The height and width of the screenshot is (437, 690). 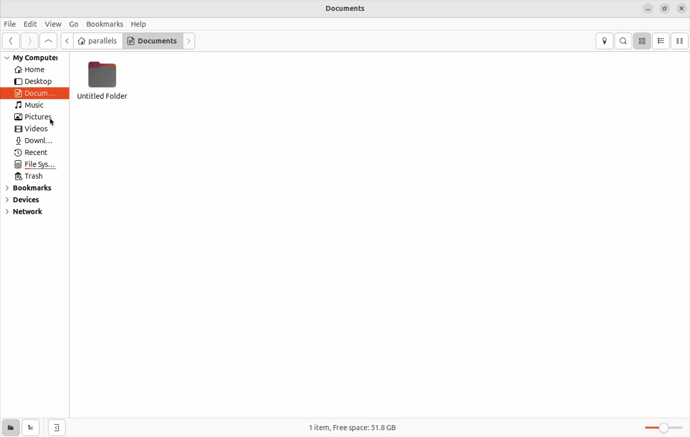 What do you see at coordinates (10, 40) in the screenshot?
I see `go back` at bounding box center [10, 40].